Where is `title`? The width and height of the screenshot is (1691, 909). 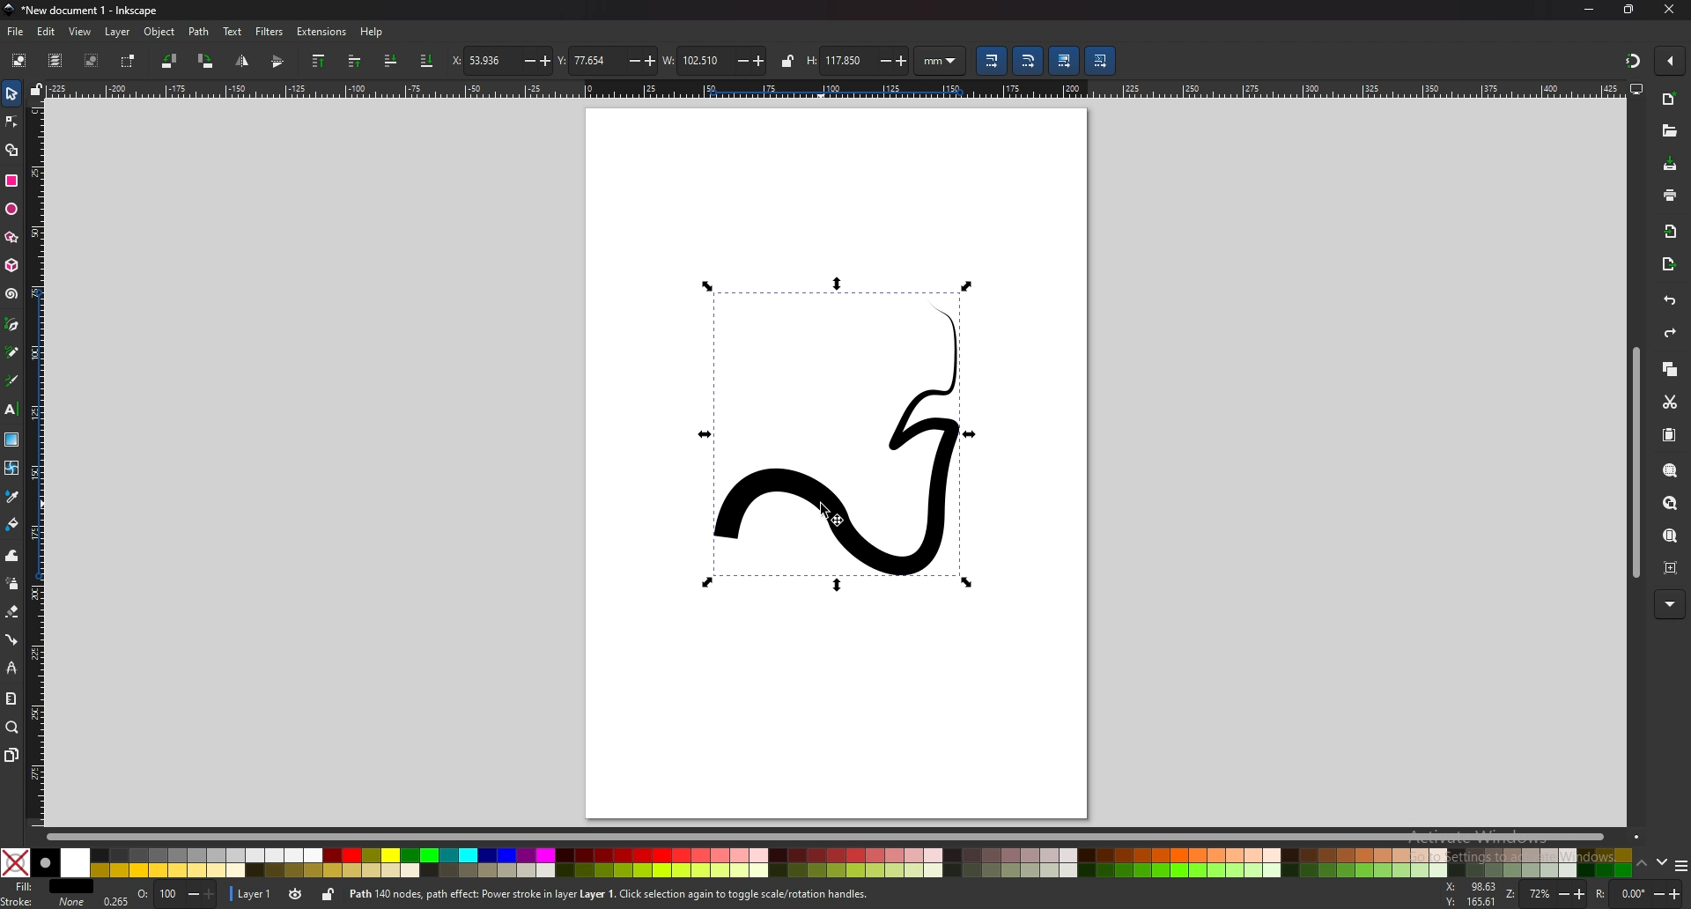
title is located at coordinates (87, 10).